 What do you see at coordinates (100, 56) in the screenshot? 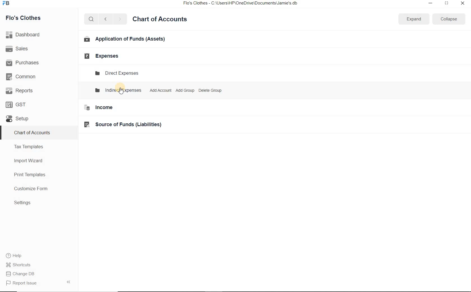
I see `Expenses` at bounding box center [100, 56].